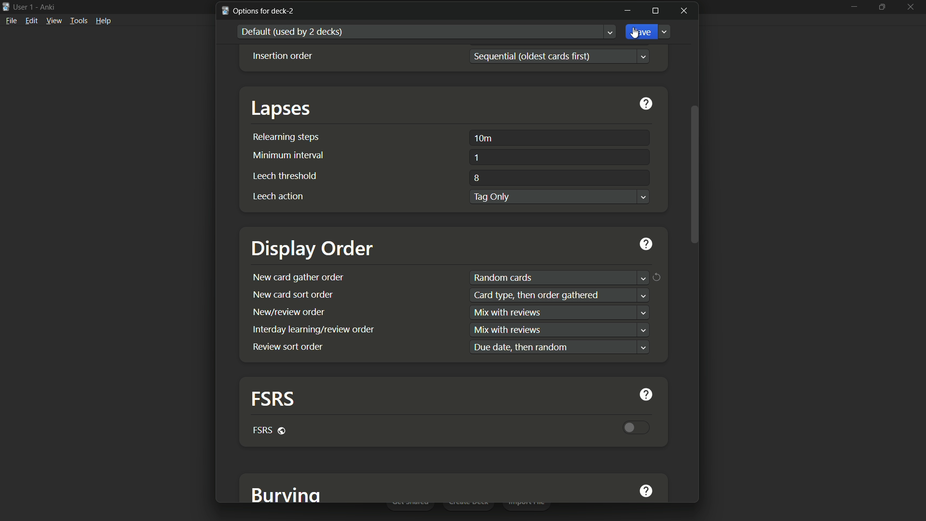  What do you see at coordinates (655, 12) in the screenshot?
I see `maximize` at bounding box center [655, 12].